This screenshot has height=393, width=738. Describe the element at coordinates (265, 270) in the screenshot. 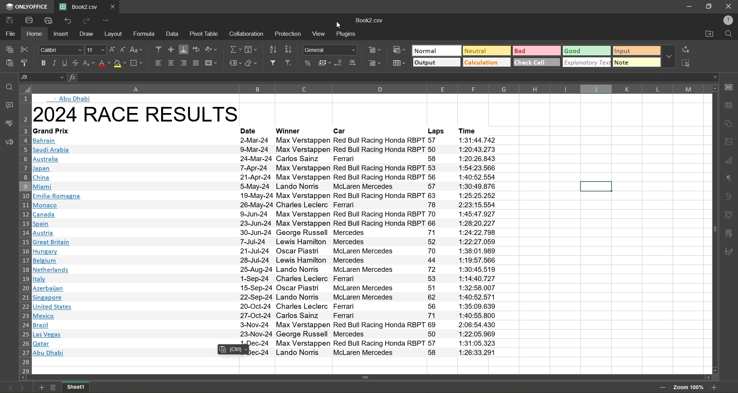

I see `text info` at that location.